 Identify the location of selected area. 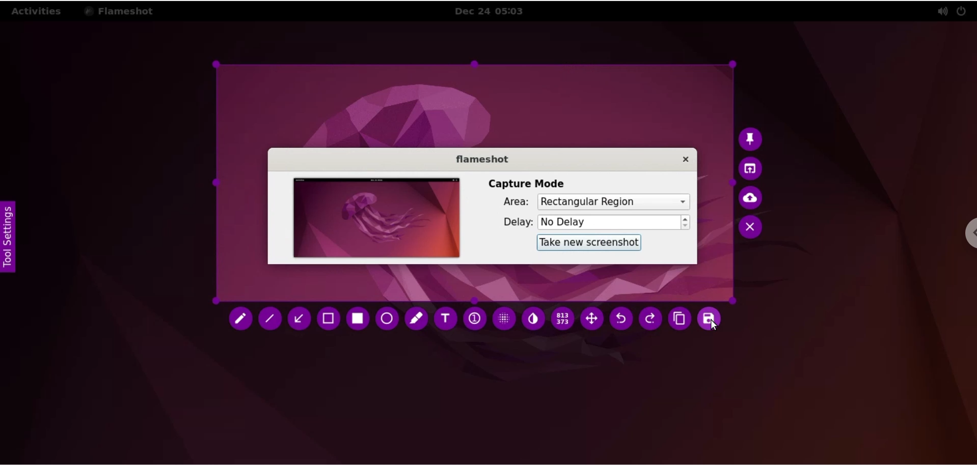
(474, 184).